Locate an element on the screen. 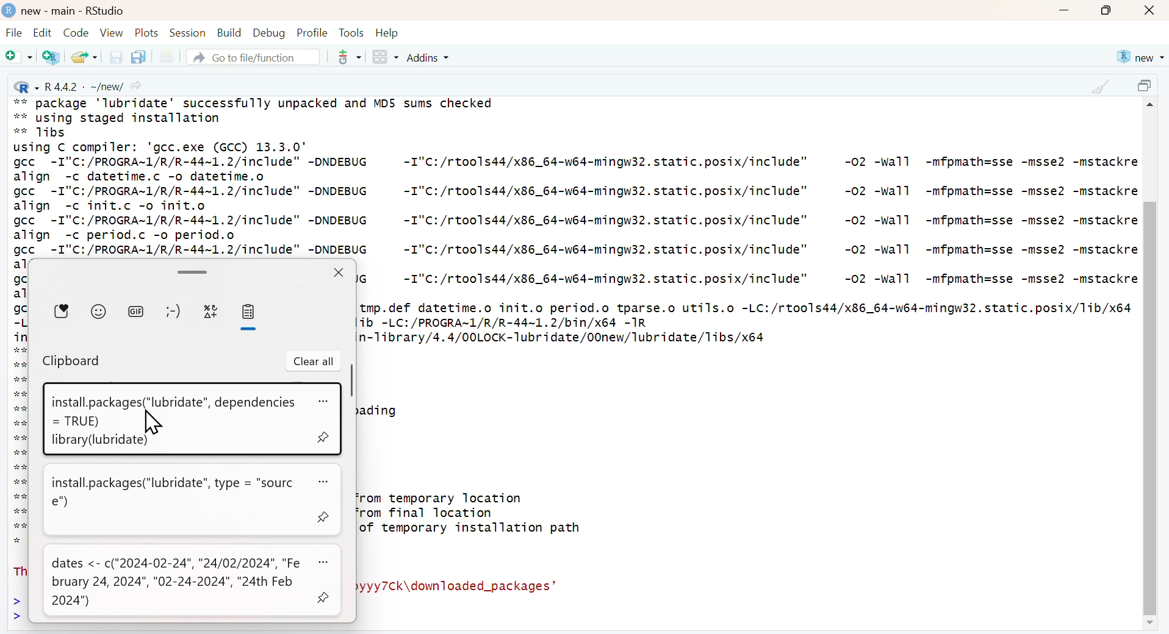 The height and width of the screenshot is (634, 1169). new is located at coordinates (1139, 57).